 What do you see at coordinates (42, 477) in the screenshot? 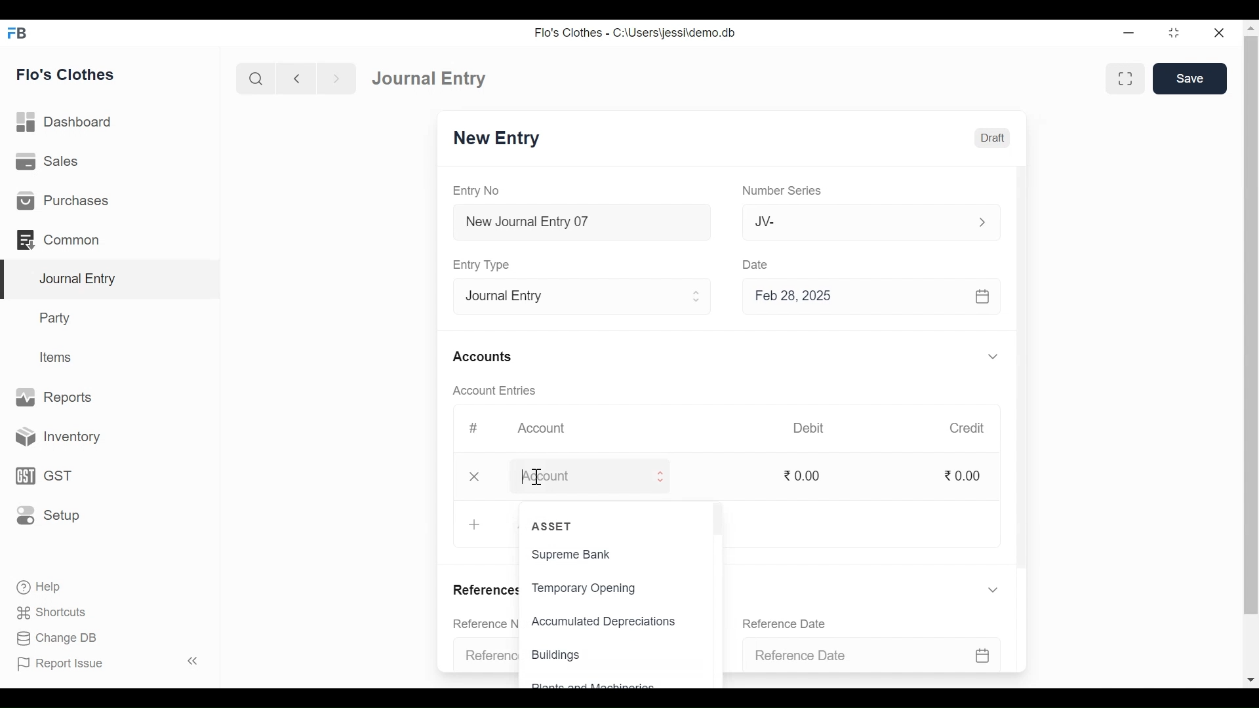
I see `GST` at bounding box center [42, 477].